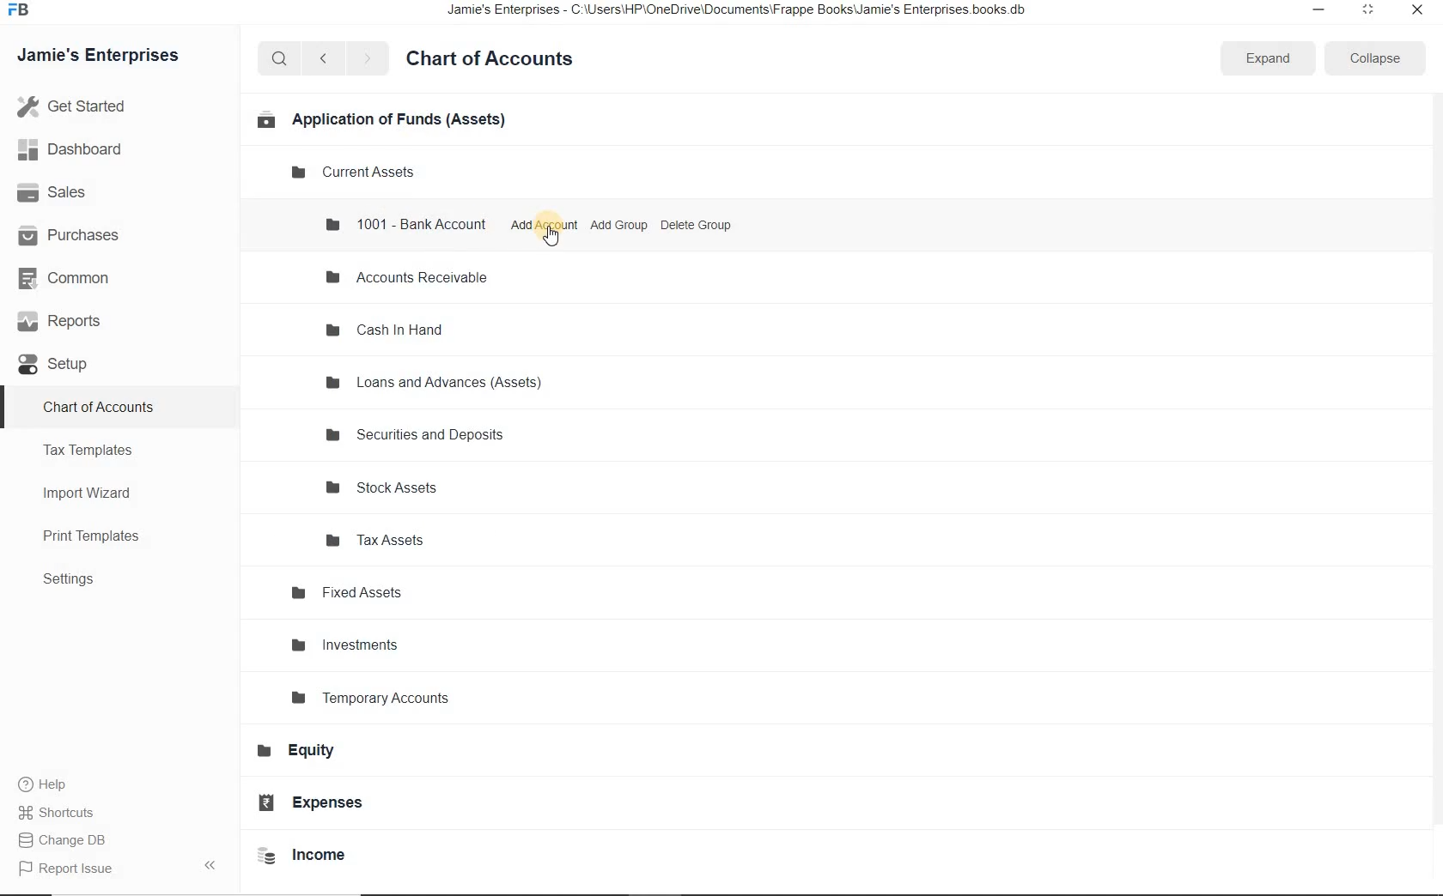 Image resolution: width=1443 pixels, height=896 pixels. What do you see at coordinates (58, 813) in the screenshot?
I see `Shortcuts` at bounding box center [58, 813].